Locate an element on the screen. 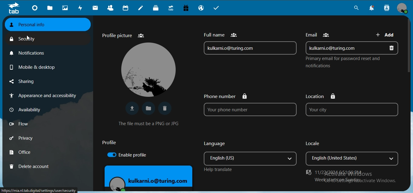  files is located at coordinates (50, 8).